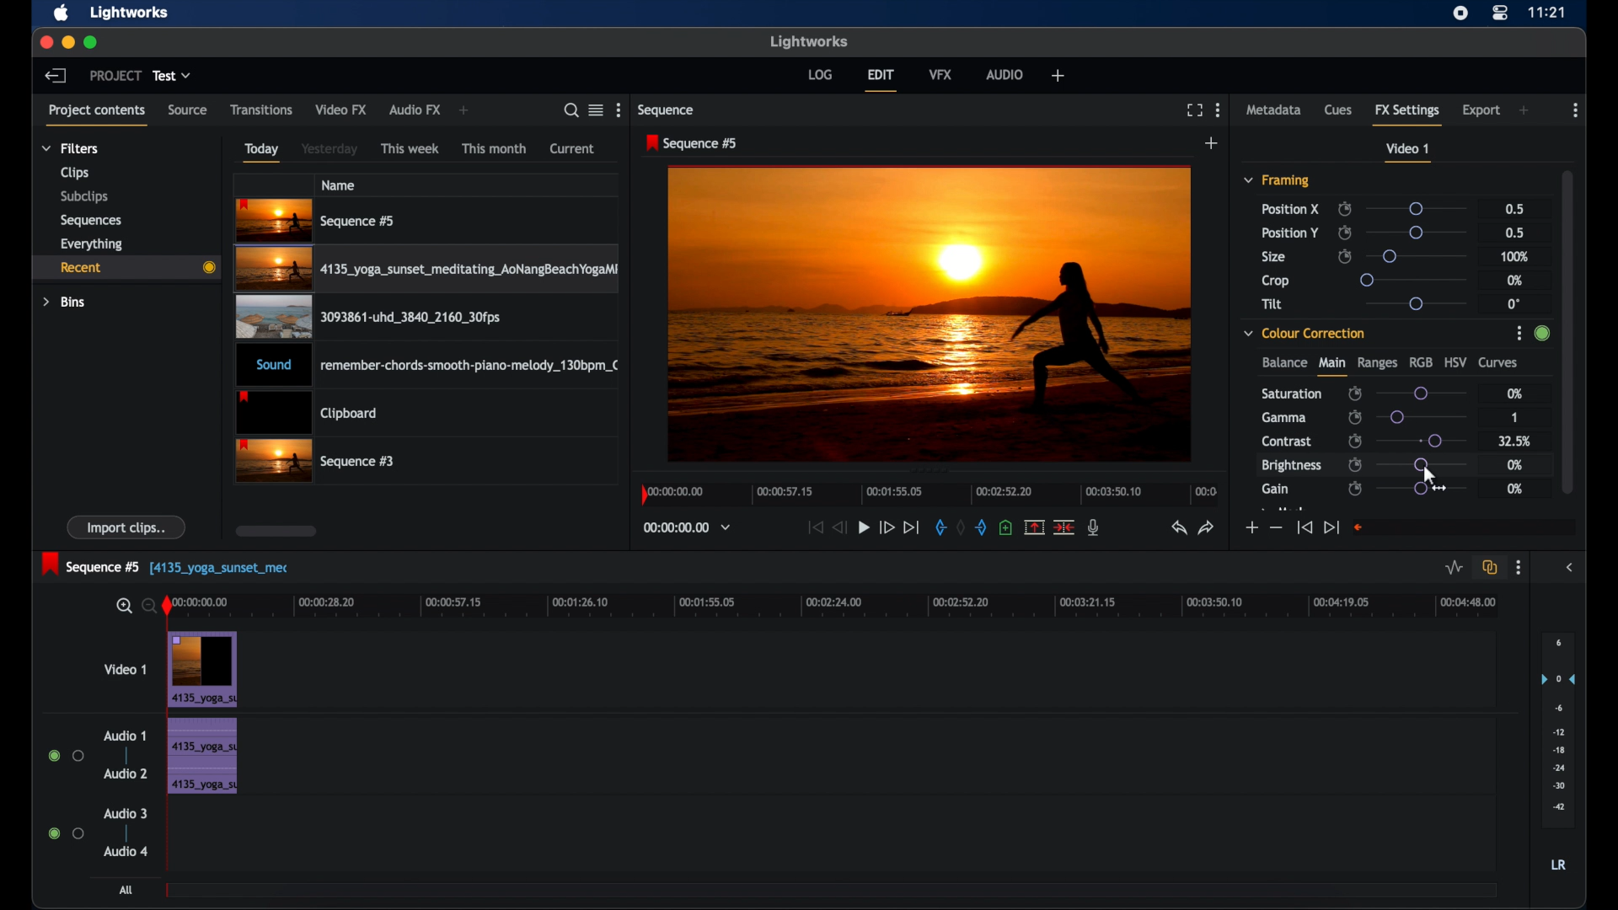  What do you see at coordinates (819, 73) in the screenshot?
I see `log` at bounding box center [819, 73].